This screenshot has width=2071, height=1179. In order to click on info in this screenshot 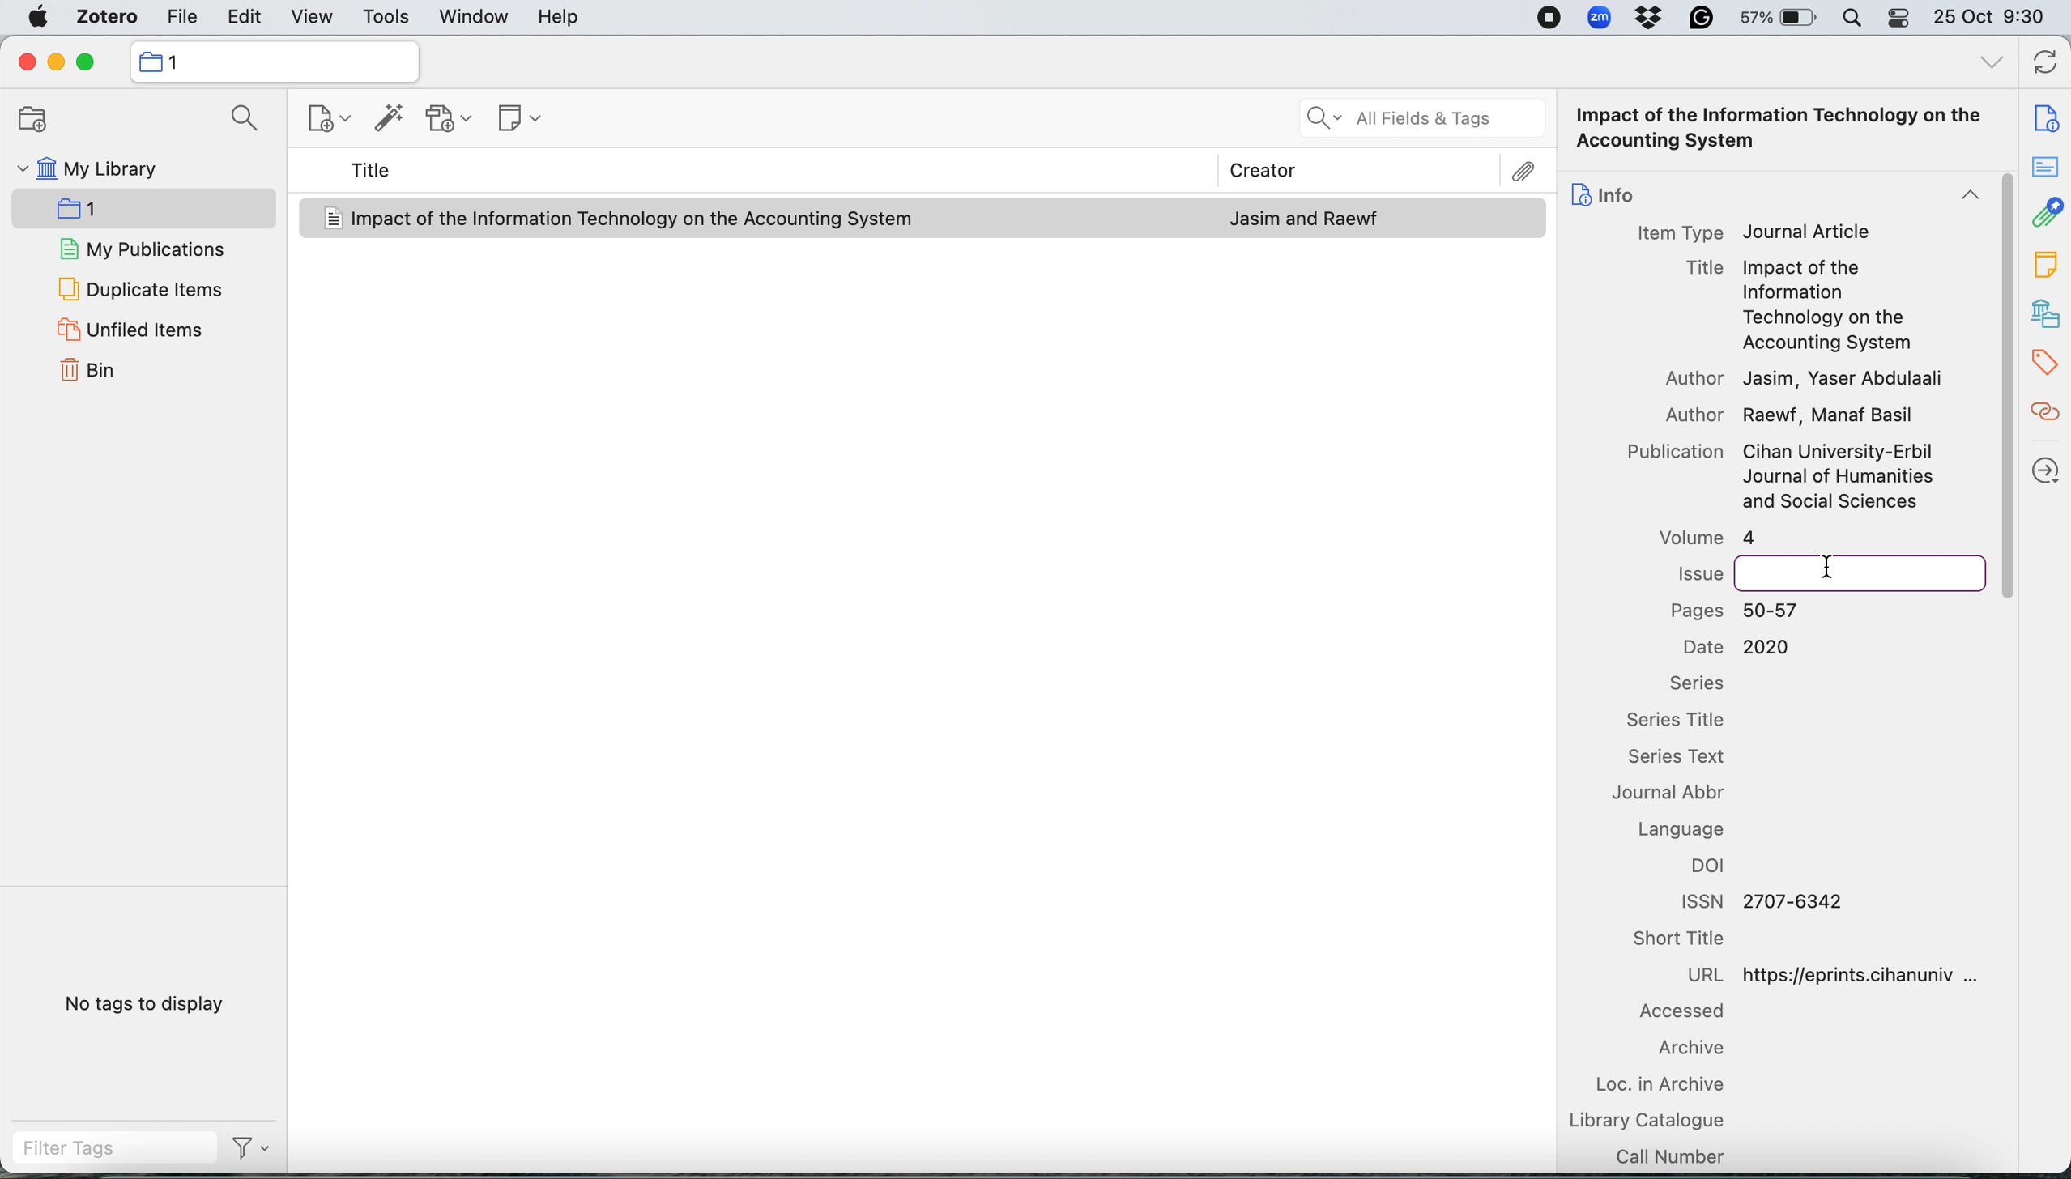, I will do `click(2039, 112)`.